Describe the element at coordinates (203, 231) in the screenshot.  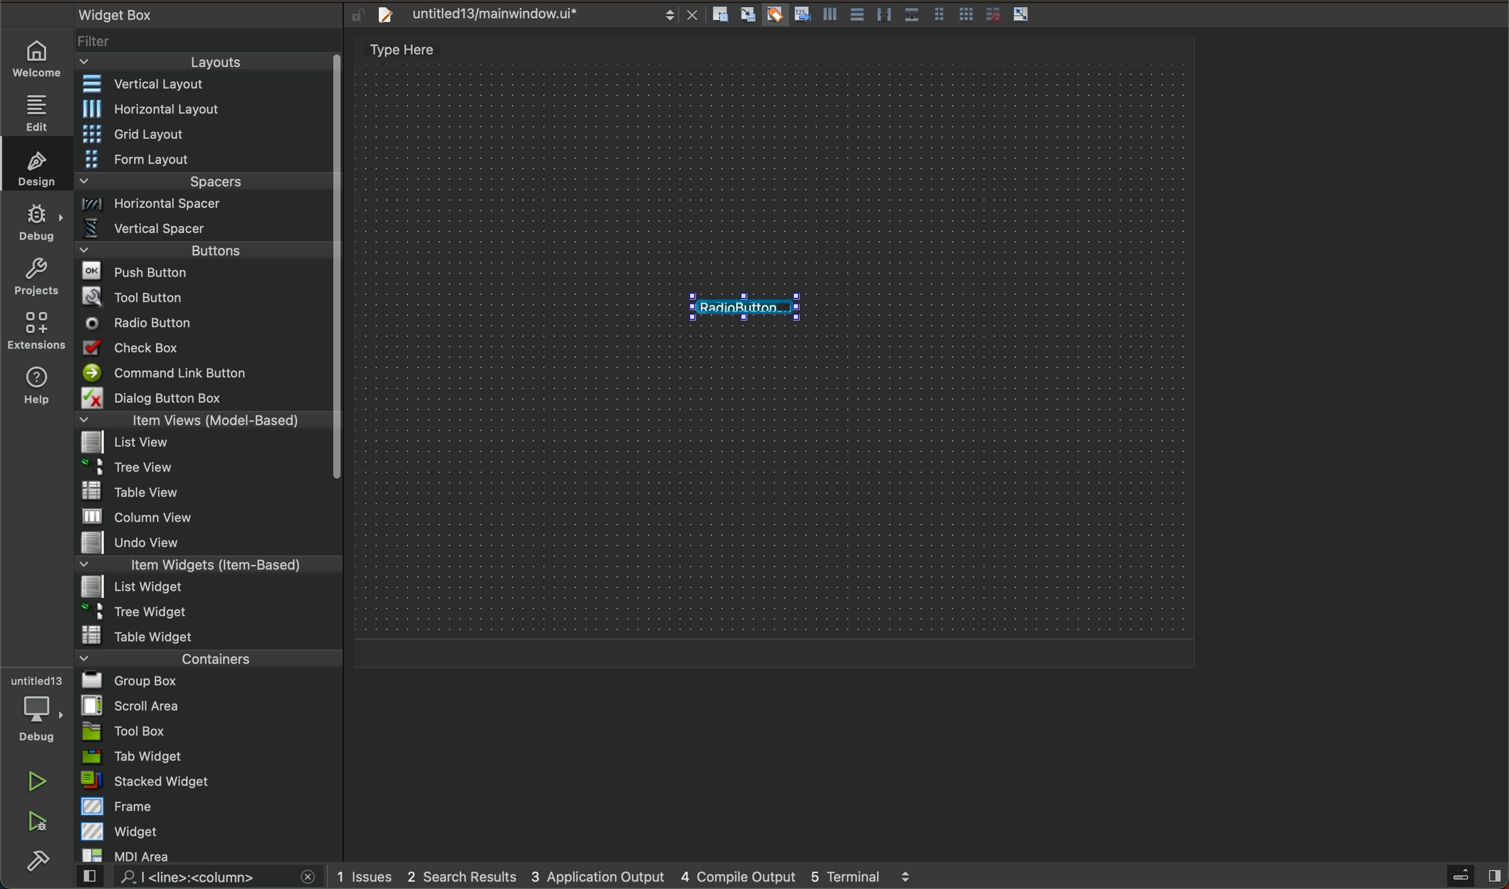
I see `vertical spacer` at that location.